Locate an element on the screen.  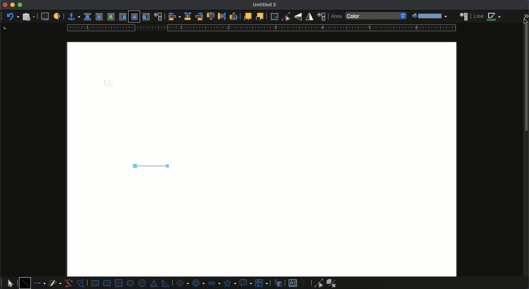
point end mode is located at coordinates (317, 283).